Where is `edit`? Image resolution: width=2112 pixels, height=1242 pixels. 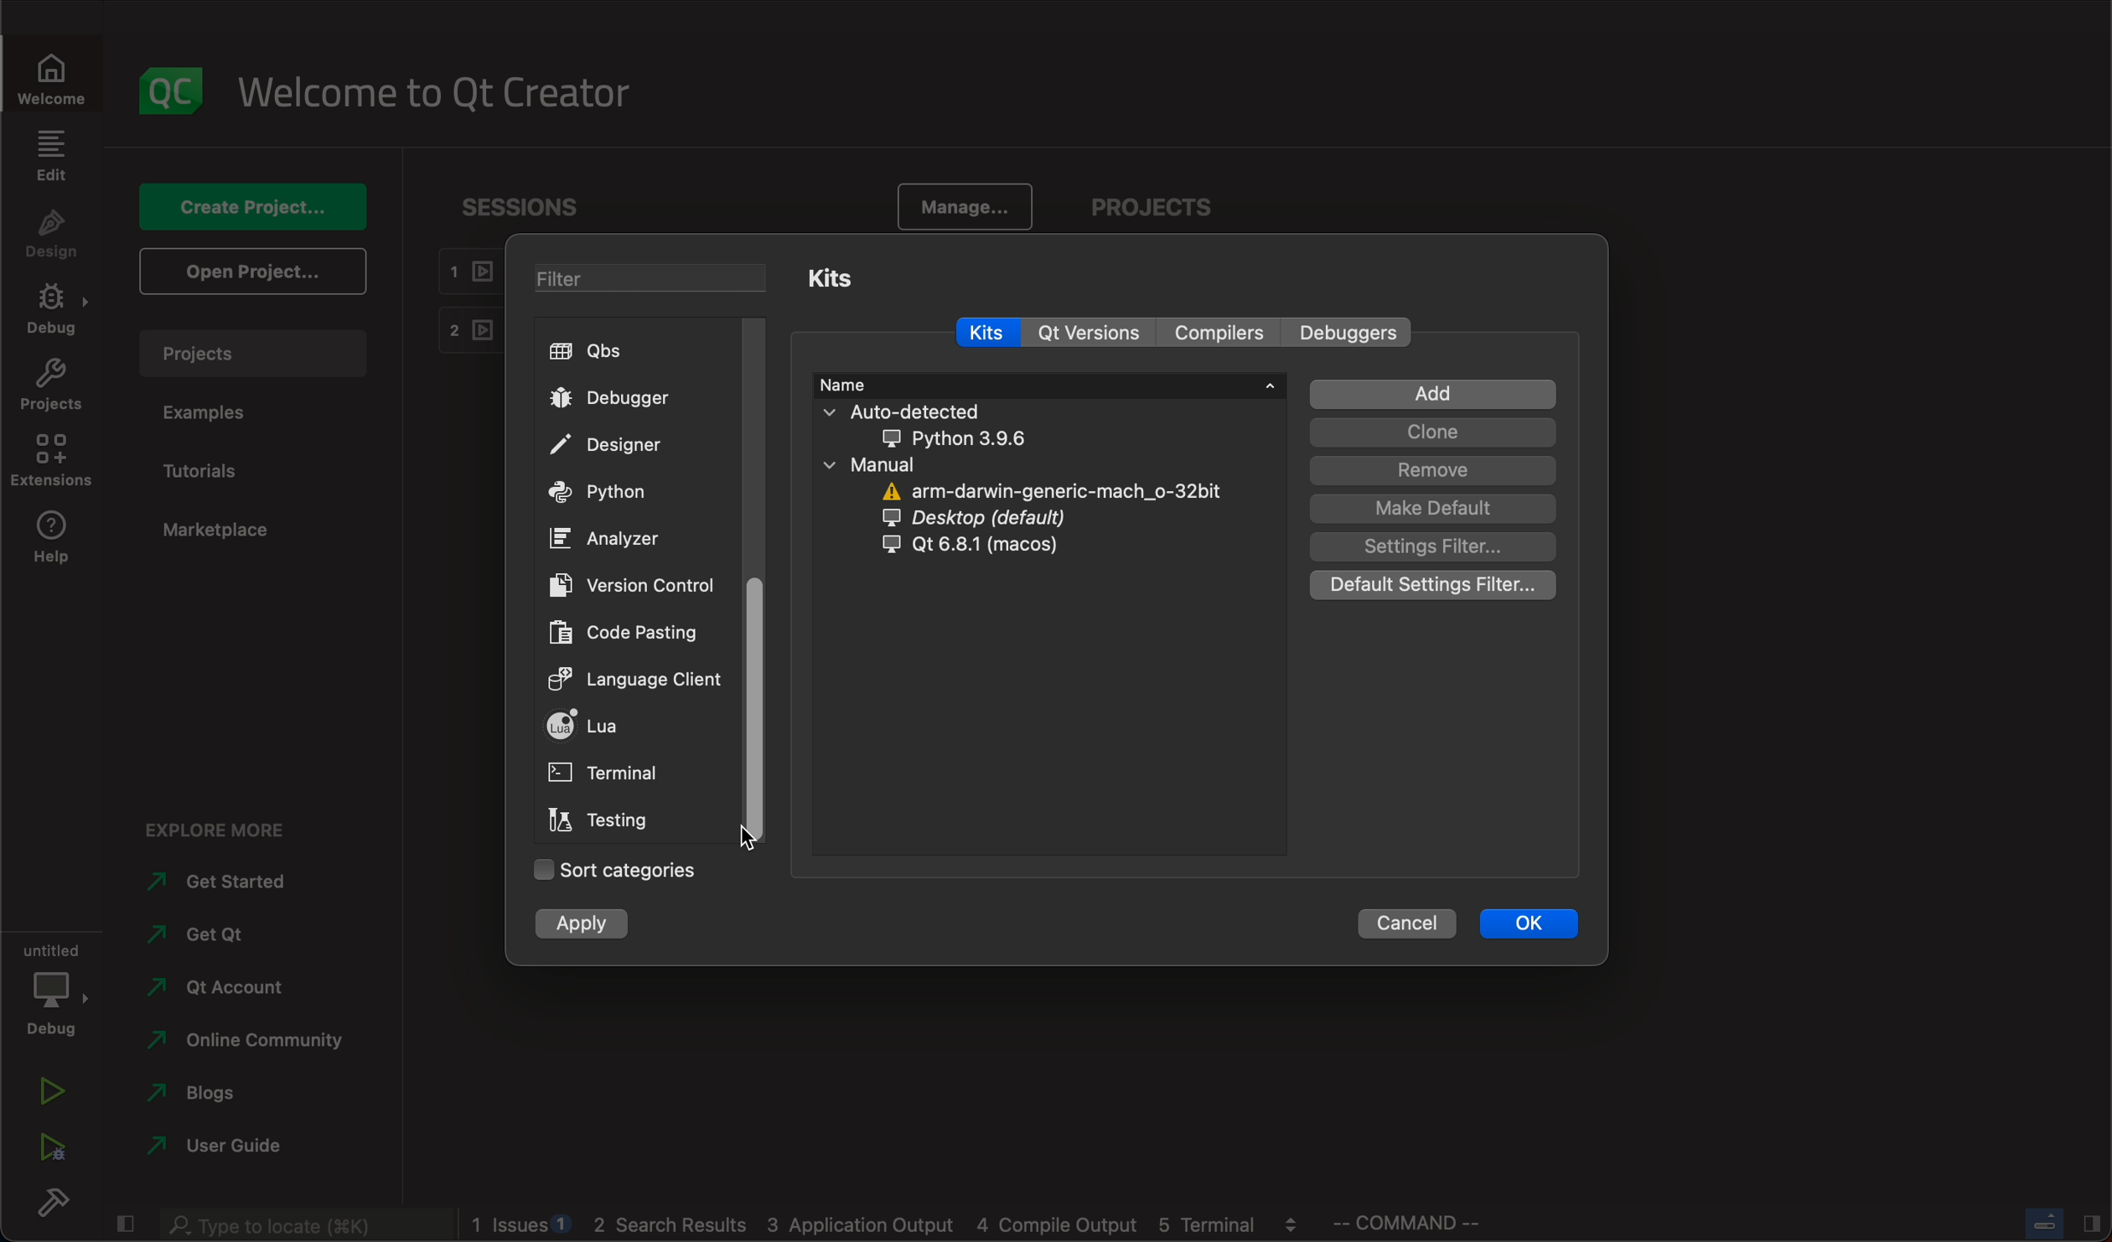
edit is located at coordinates (53, 154).